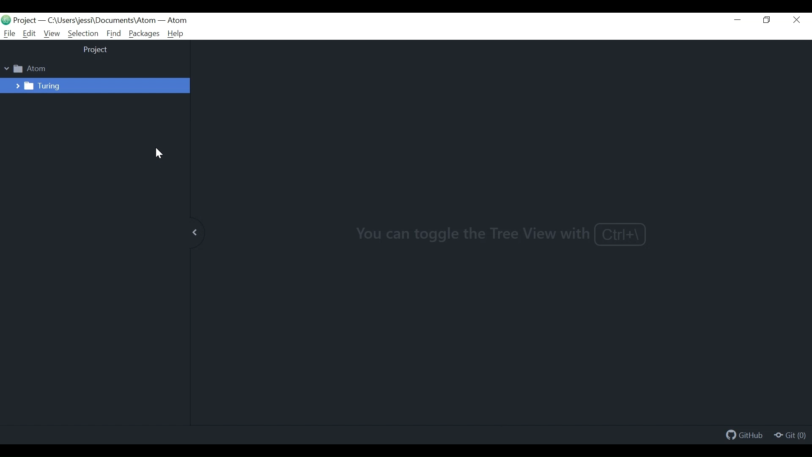 The height and width of the screenshot is (457, 812). What do you see at coordinates (739, 21) in the screenshot?
I see `Minimize` at bounding box center [739, 21].